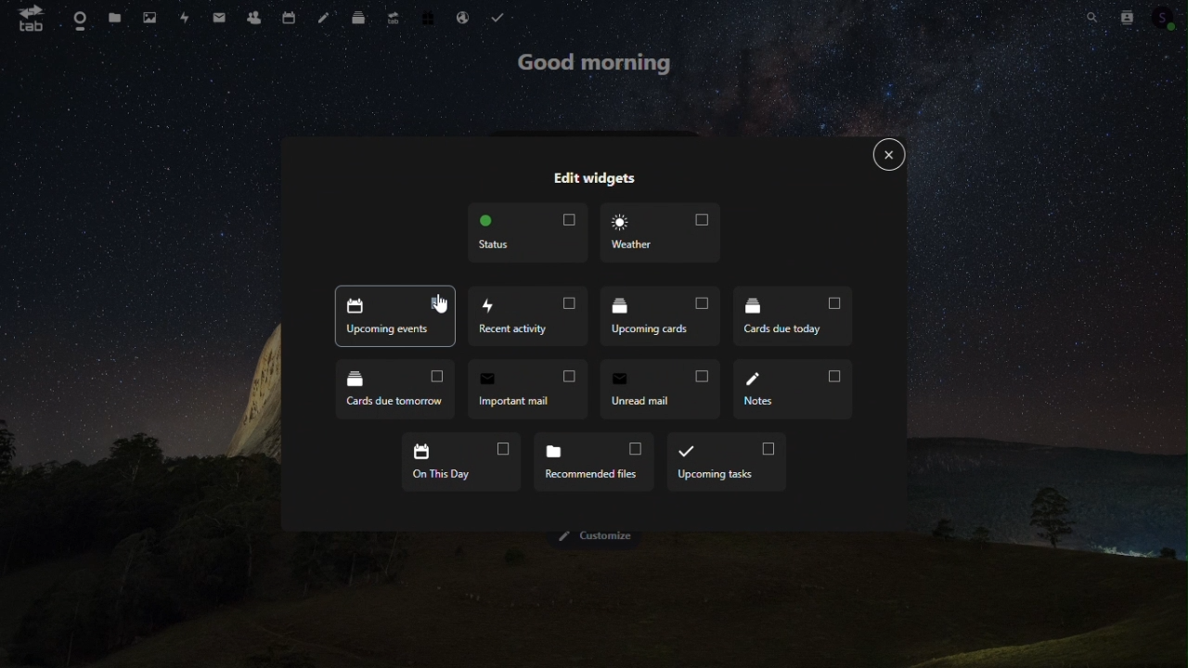 This screenshot has width=1188, height=668. I want to click on Notes, so click(794, 390).